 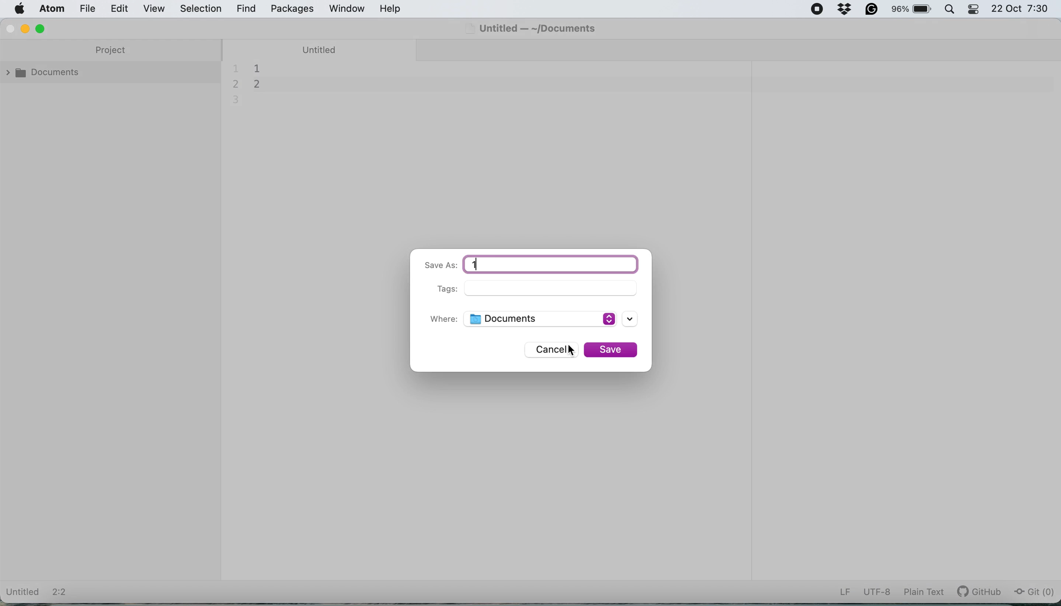 What do you see at coordinates (573, 350) in the screenshot?
I see `cursor` at bounding box center [573, 350].